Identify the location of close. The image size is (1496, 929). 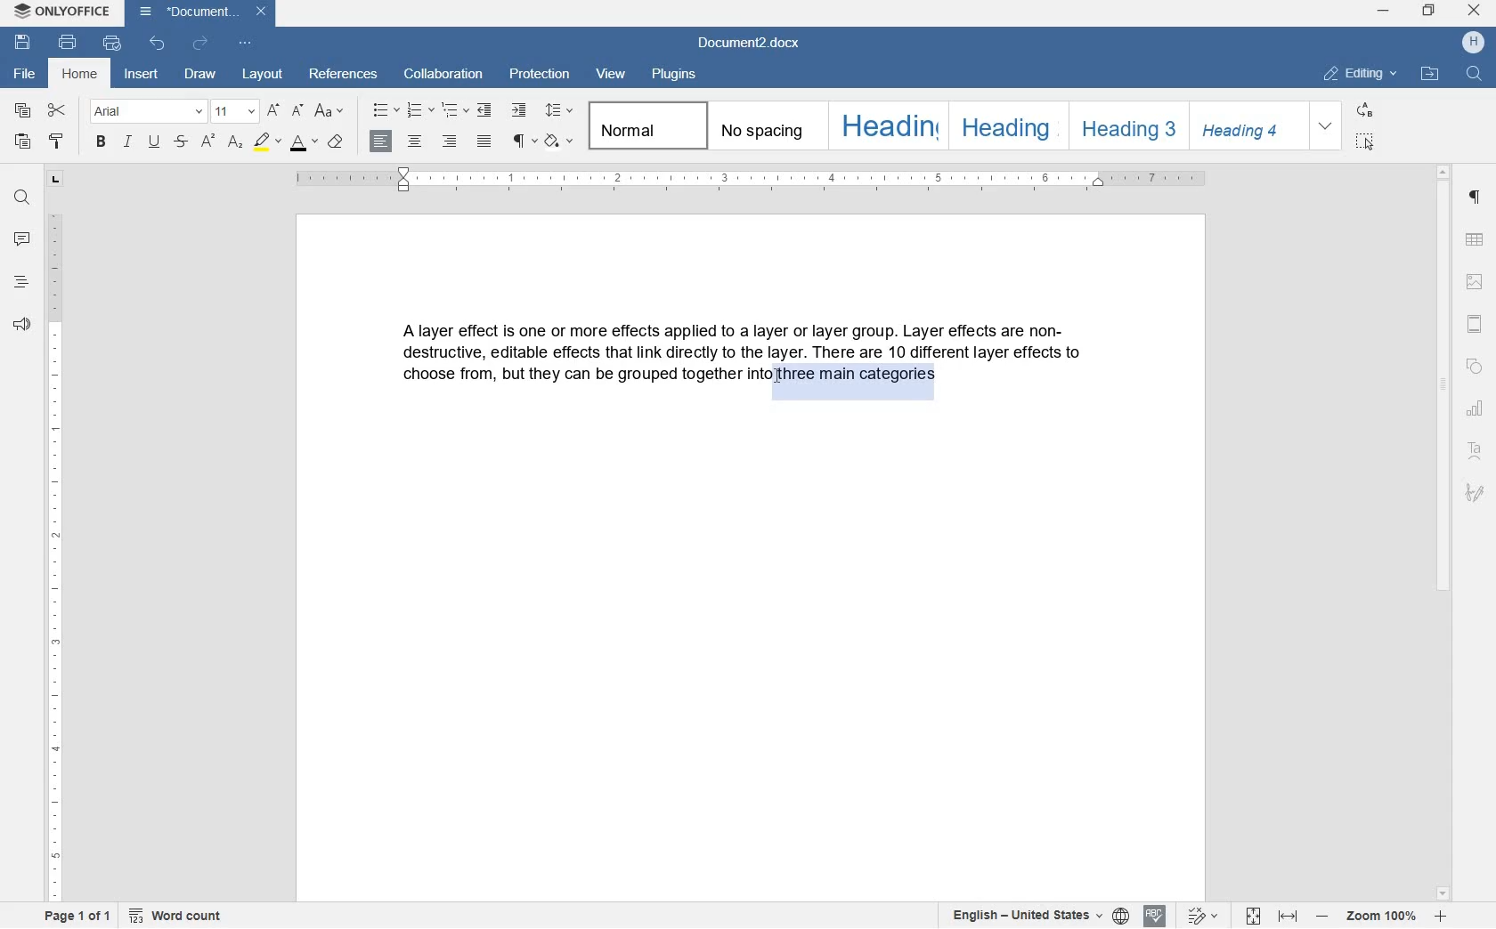
(1474, 10).